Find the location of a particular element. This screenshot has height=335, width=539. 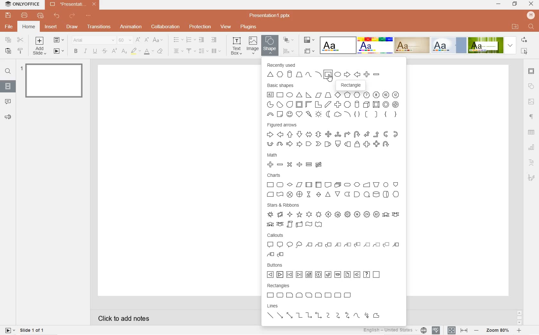

file is located at coordinates (9, 27).